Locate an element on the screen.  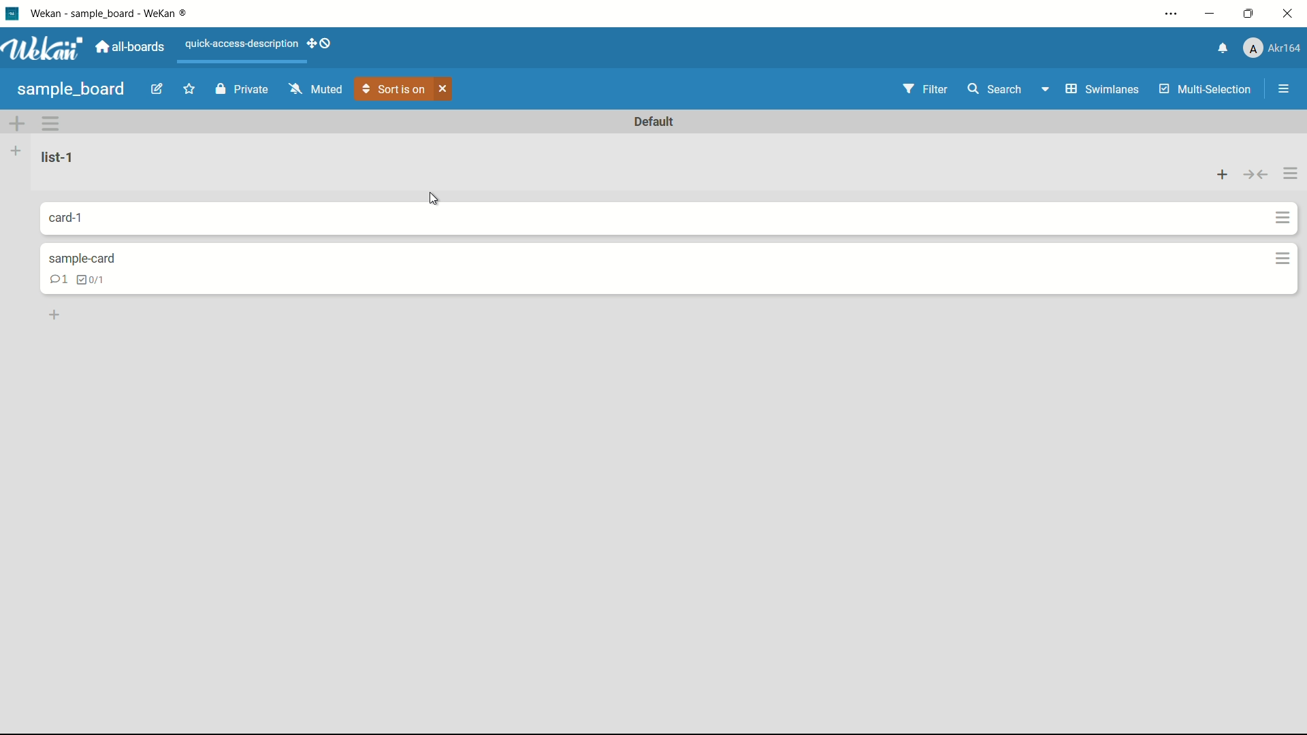
default is located at coordinates (658, 120).